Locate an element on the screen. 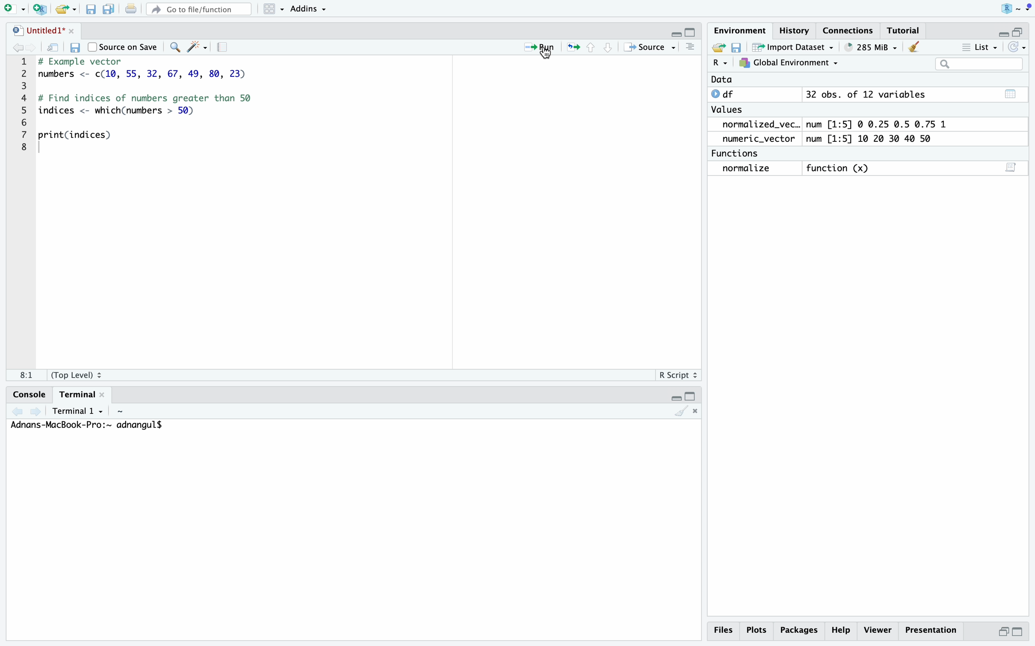  R is located at coordinates (1011, 8).